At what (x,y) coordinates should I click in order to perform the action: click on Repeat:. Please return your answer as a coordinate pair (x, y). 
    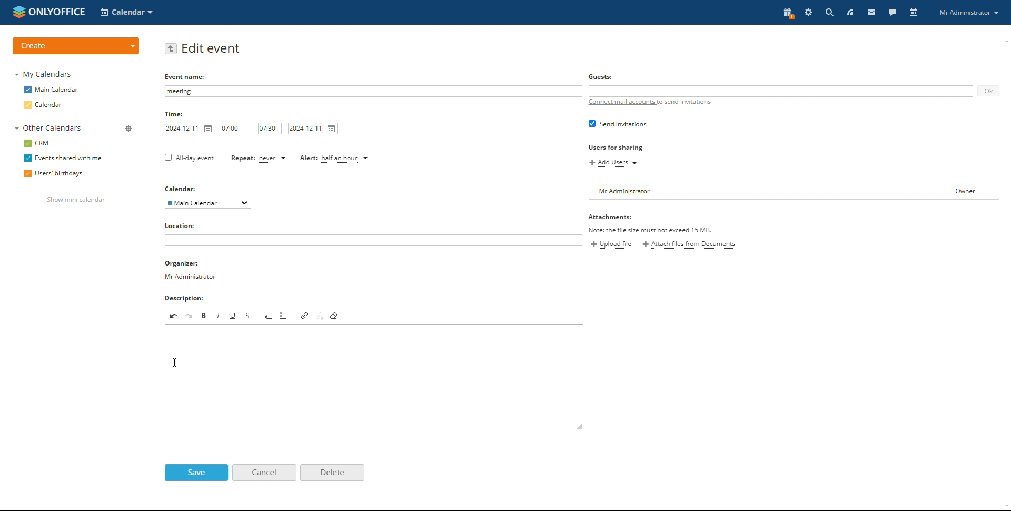
    Looking at the image, I should click on (243, 158).